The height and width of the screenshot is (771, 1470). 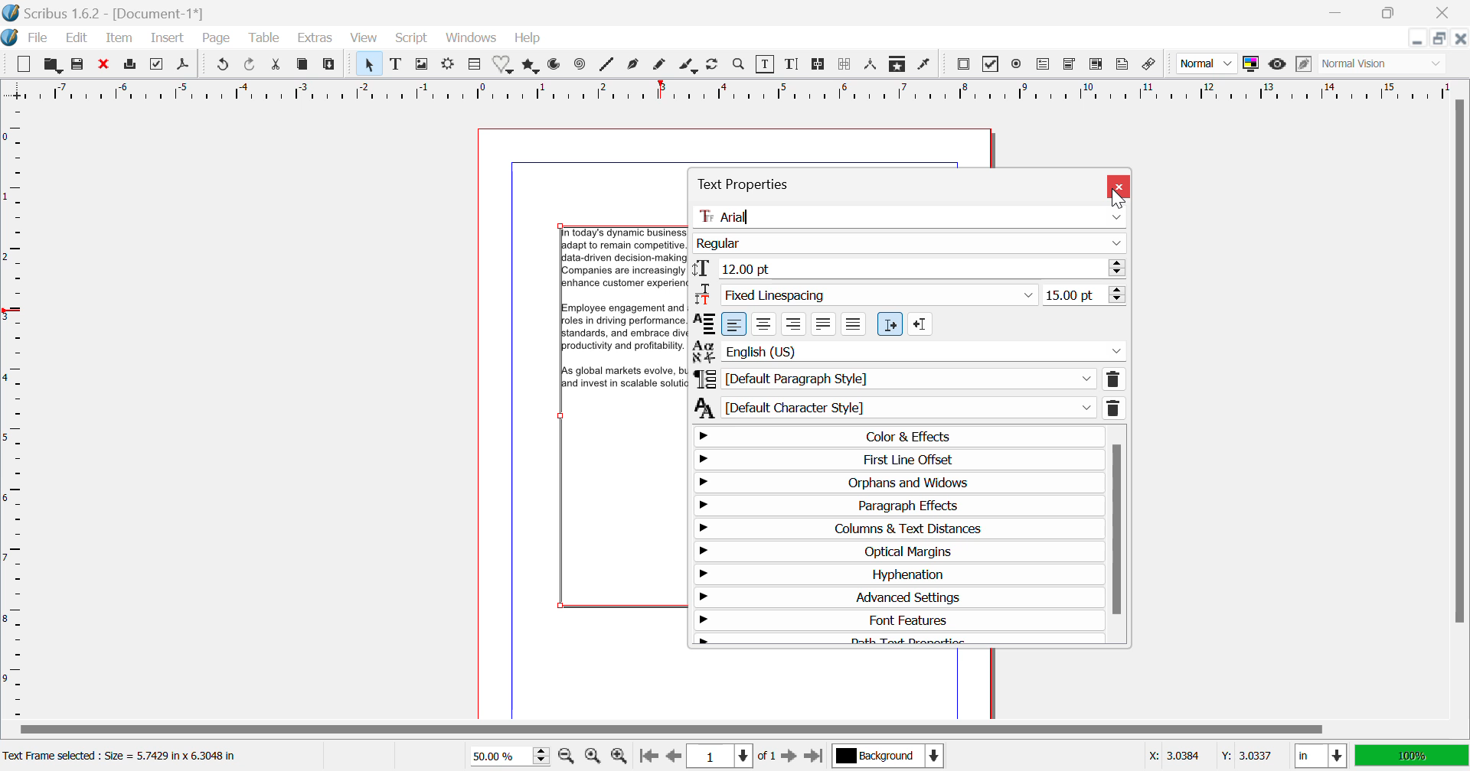 I want to click on Close, so click(x=1120, y=186).